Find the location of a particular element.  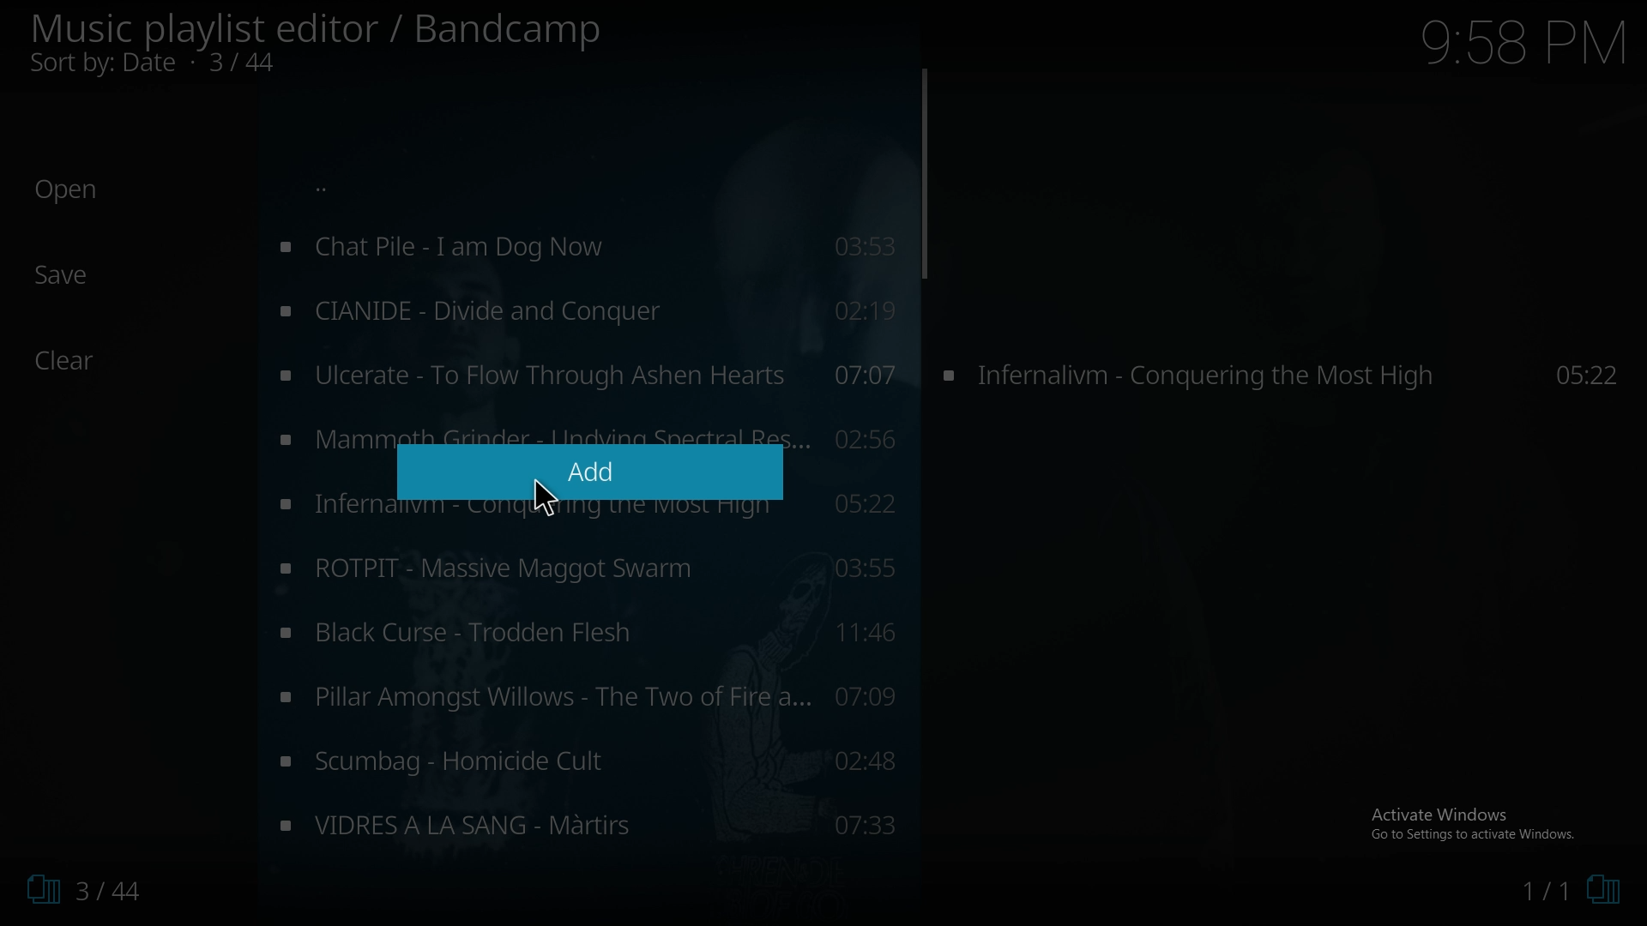

music is located at coordinates (584, 311).